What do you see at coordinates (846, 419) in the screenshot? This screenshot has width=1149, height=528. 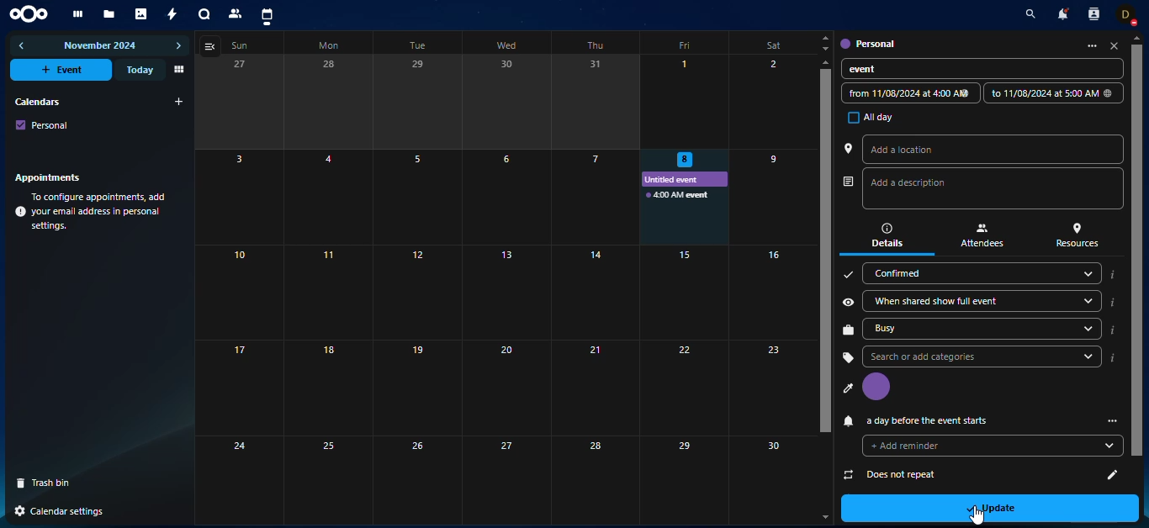 I see `reminder` at bounding box center [846, 419].